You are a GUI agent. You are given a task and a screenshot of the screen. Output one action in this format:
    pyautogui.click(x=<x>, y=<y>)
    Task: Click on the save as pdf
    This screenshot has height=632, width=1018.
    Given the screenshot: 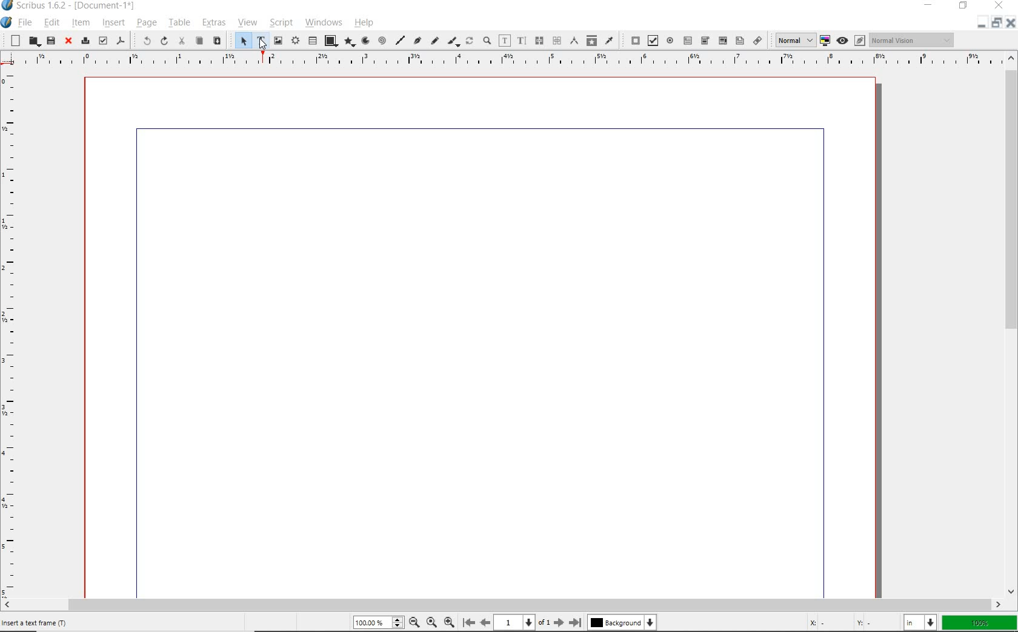 What is the action you would take?
    pyautogui.click(x=121, y=41)
    